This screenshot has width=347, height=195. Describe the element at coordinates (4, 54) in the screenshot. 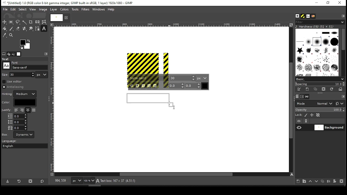

I see `tool options` at that location.